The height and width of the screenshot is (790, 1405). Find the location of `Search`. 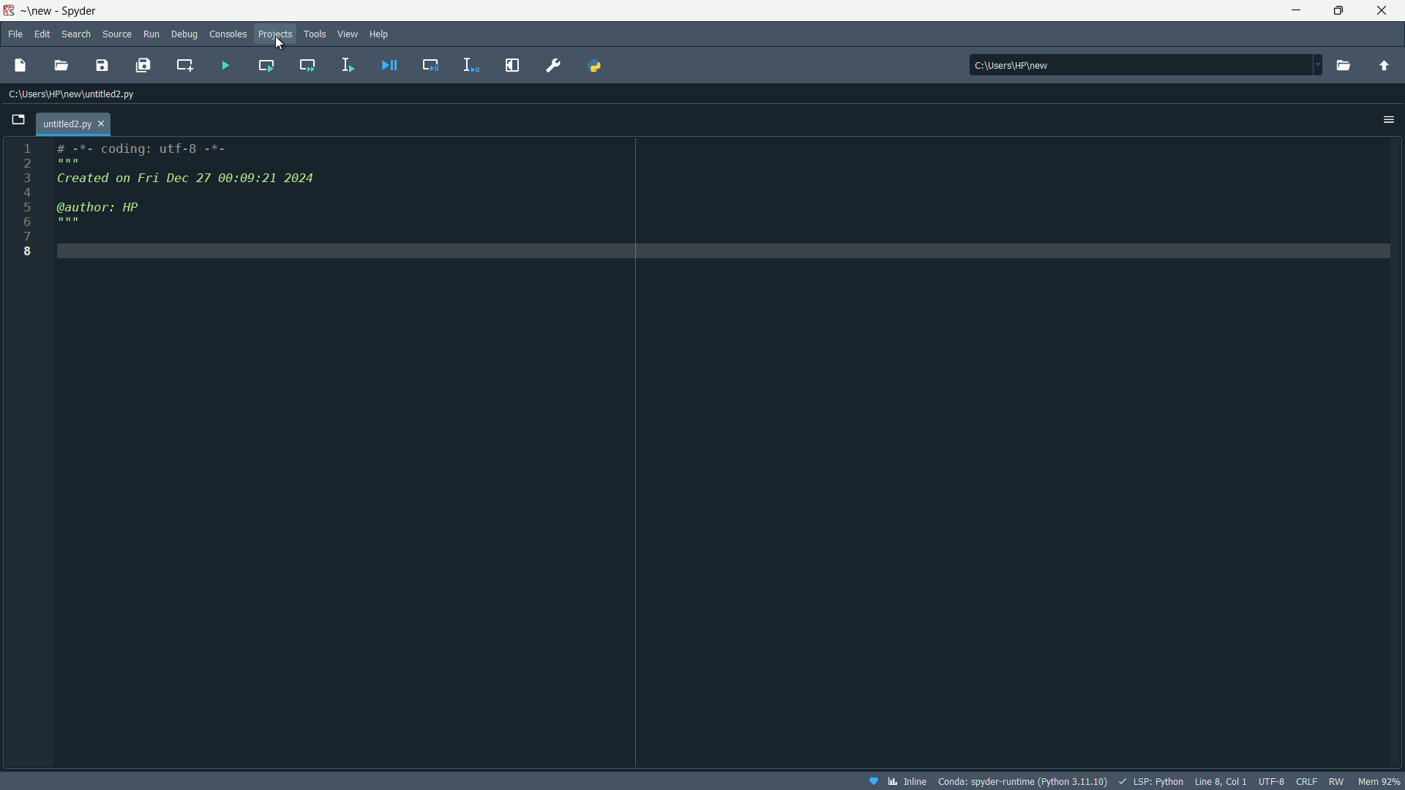

Search is located at coordinates (78, 34).